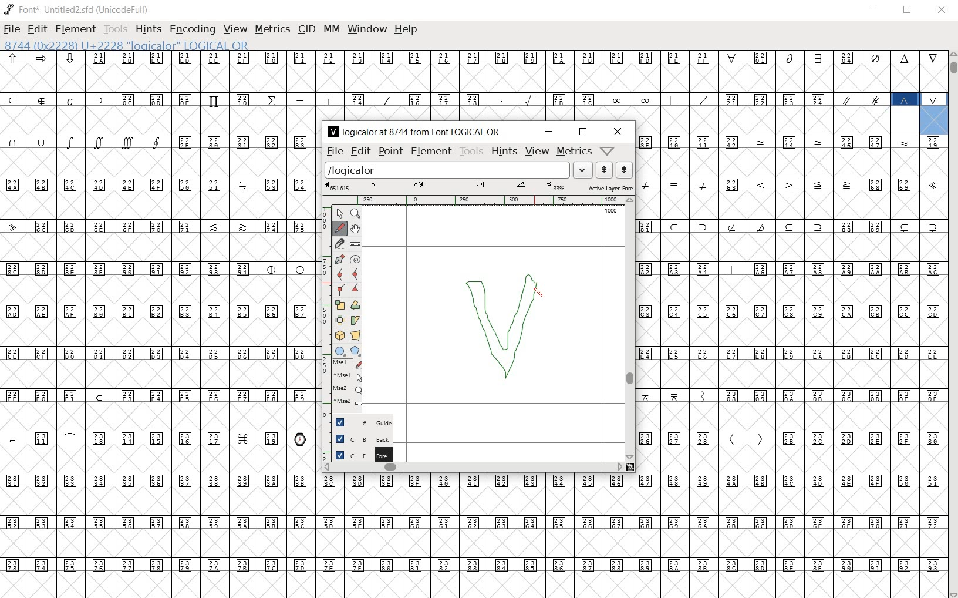 Image resolution: width=958 pixels, height=598 pixels. I want to click on scale the selection, so click(340, 305).